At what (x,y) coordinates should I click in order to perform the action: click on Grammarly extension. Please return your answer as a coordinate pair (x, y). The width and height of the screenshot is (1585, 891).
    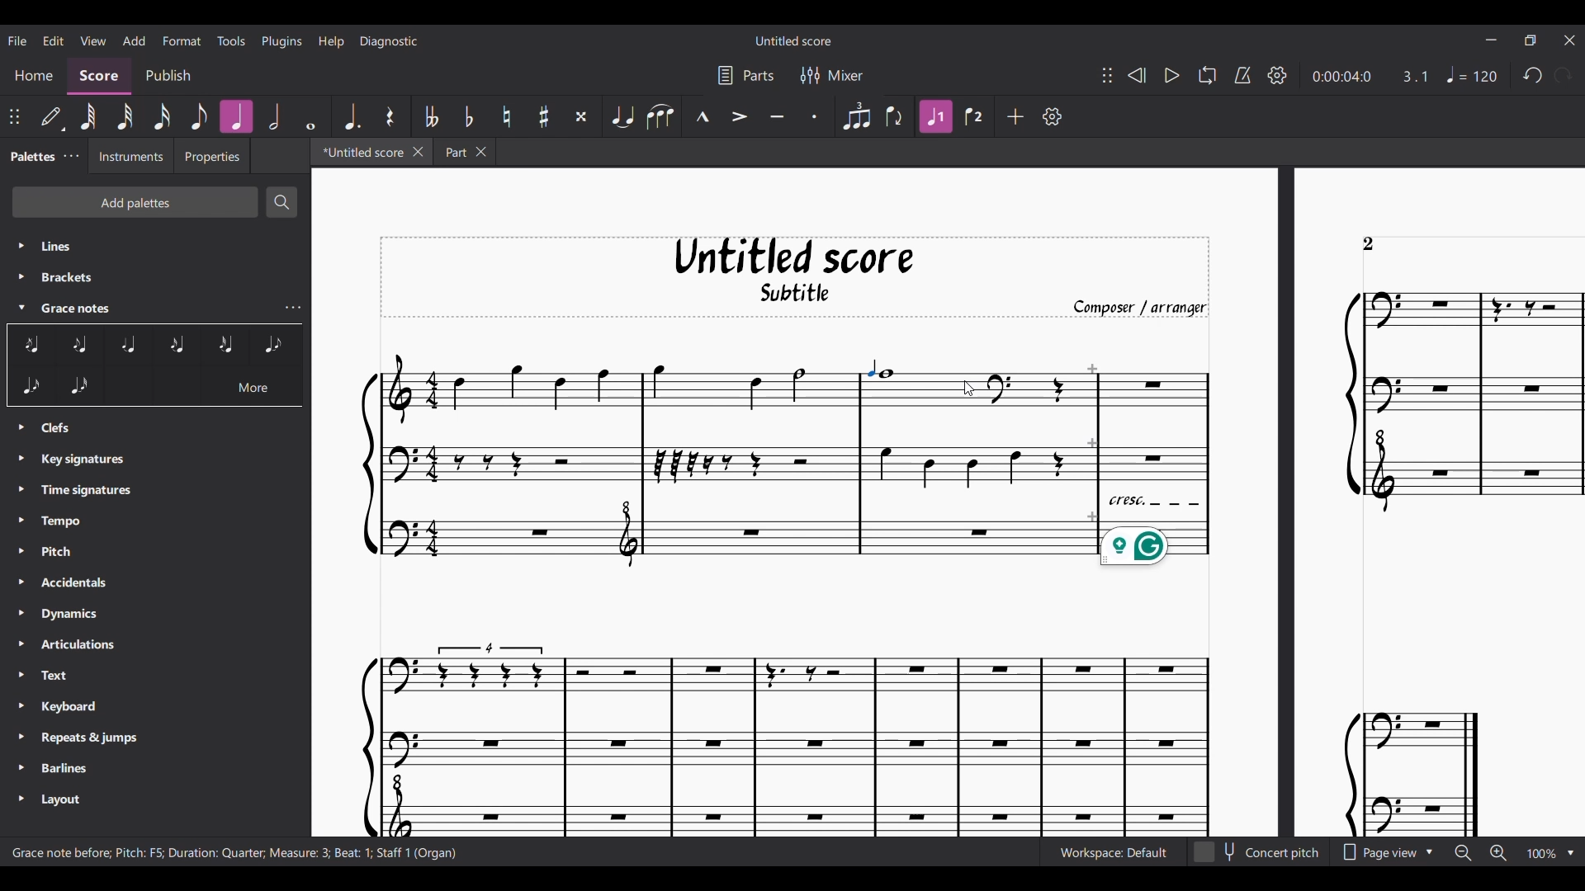
    Looking at the image, I should click on (1134, 546).